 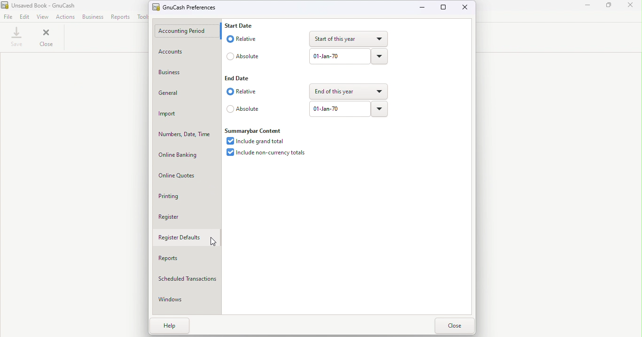 What do you see at coordinates (349, 39) in the screenshot?
I see `Drop down` at bounding box center [349, 39].